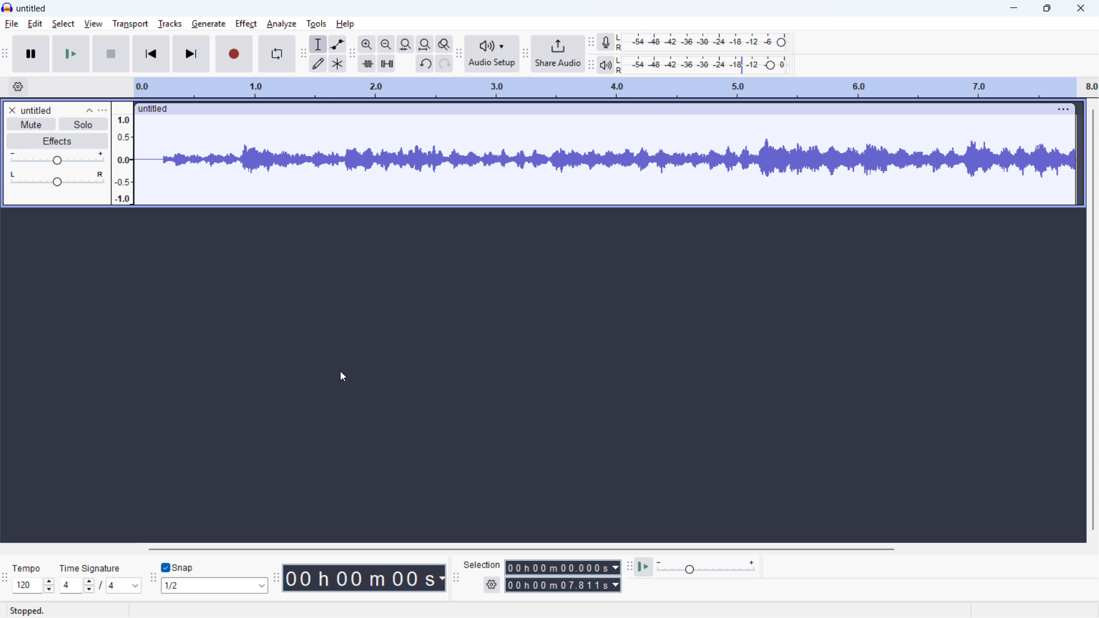 The height and width of the screenshot is (618, 1099). What do you see at coordinates (605, 65) in the screenshot?
I see `playback metre` at bounding box center [605, 65].